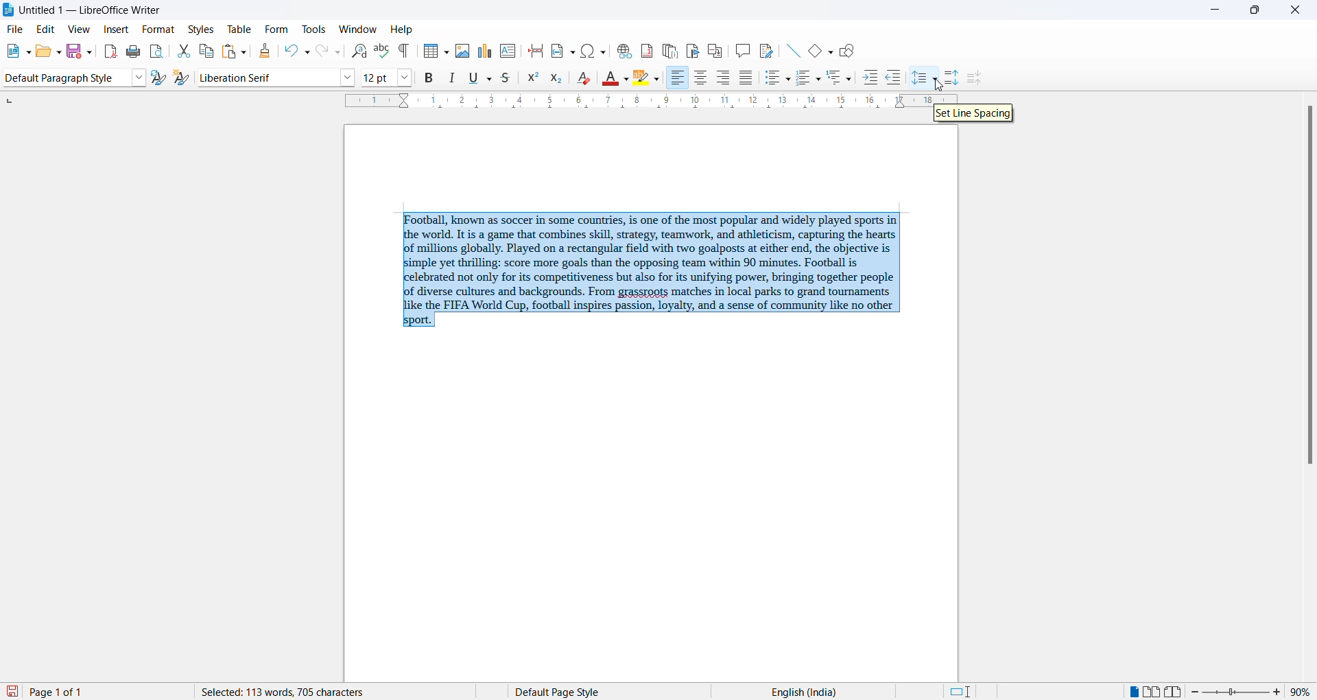 This screenshot has height=700, width=1317. I want to click on outline format , so click(832, 79).